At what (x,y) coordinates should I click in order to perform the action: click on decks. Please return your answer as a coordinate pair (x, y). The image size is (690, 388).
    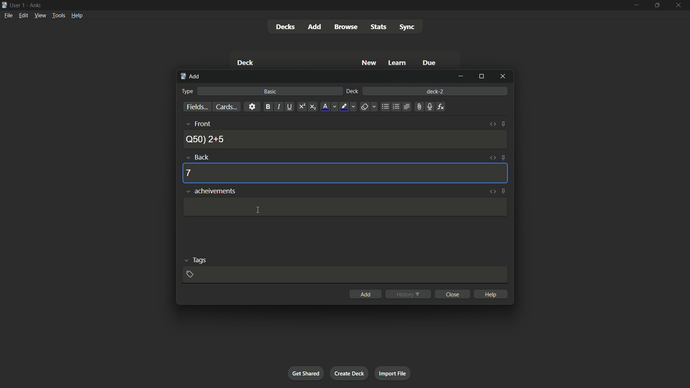
    Looking at the image, I should click on (284, 27).